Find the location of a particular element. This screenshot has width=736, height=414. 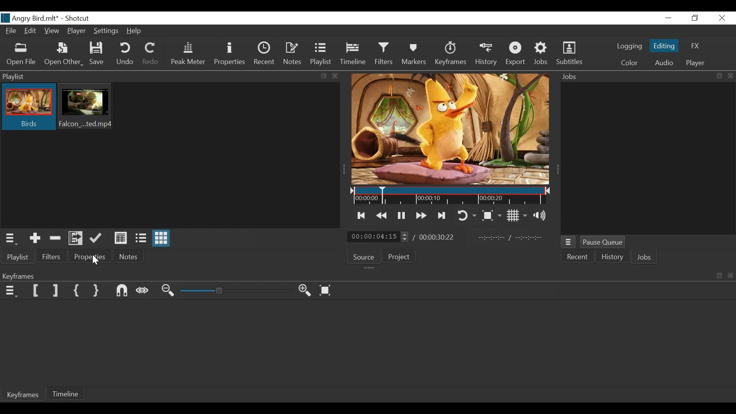

Zoom Keyframe out is located at coordinates (169, 291).